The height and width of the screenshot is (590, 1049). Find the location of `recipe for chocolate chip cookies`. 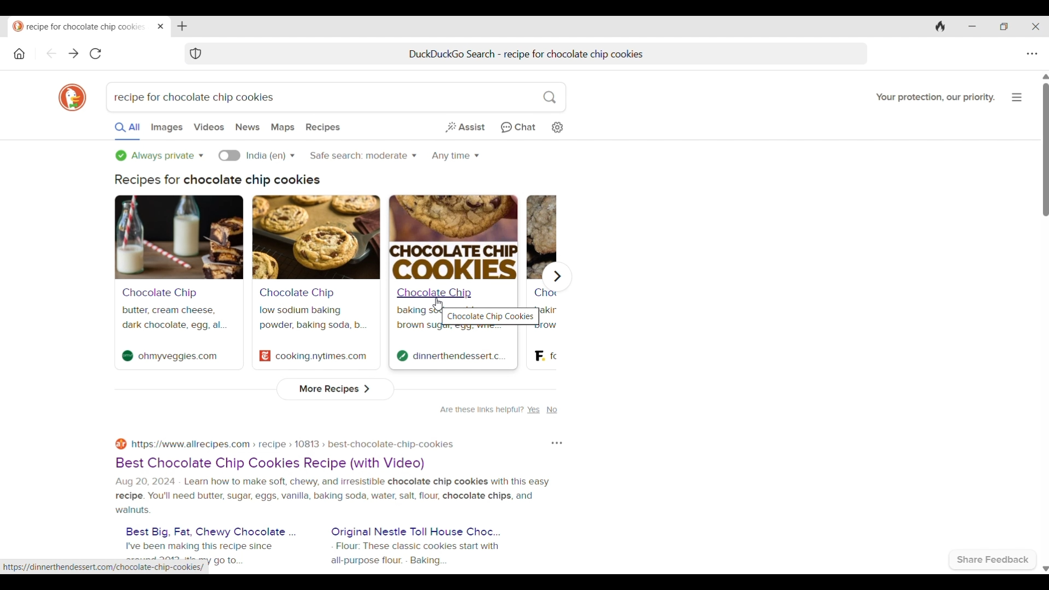

recipe for chocolate chip cookies is located at coordinates (197, 97).